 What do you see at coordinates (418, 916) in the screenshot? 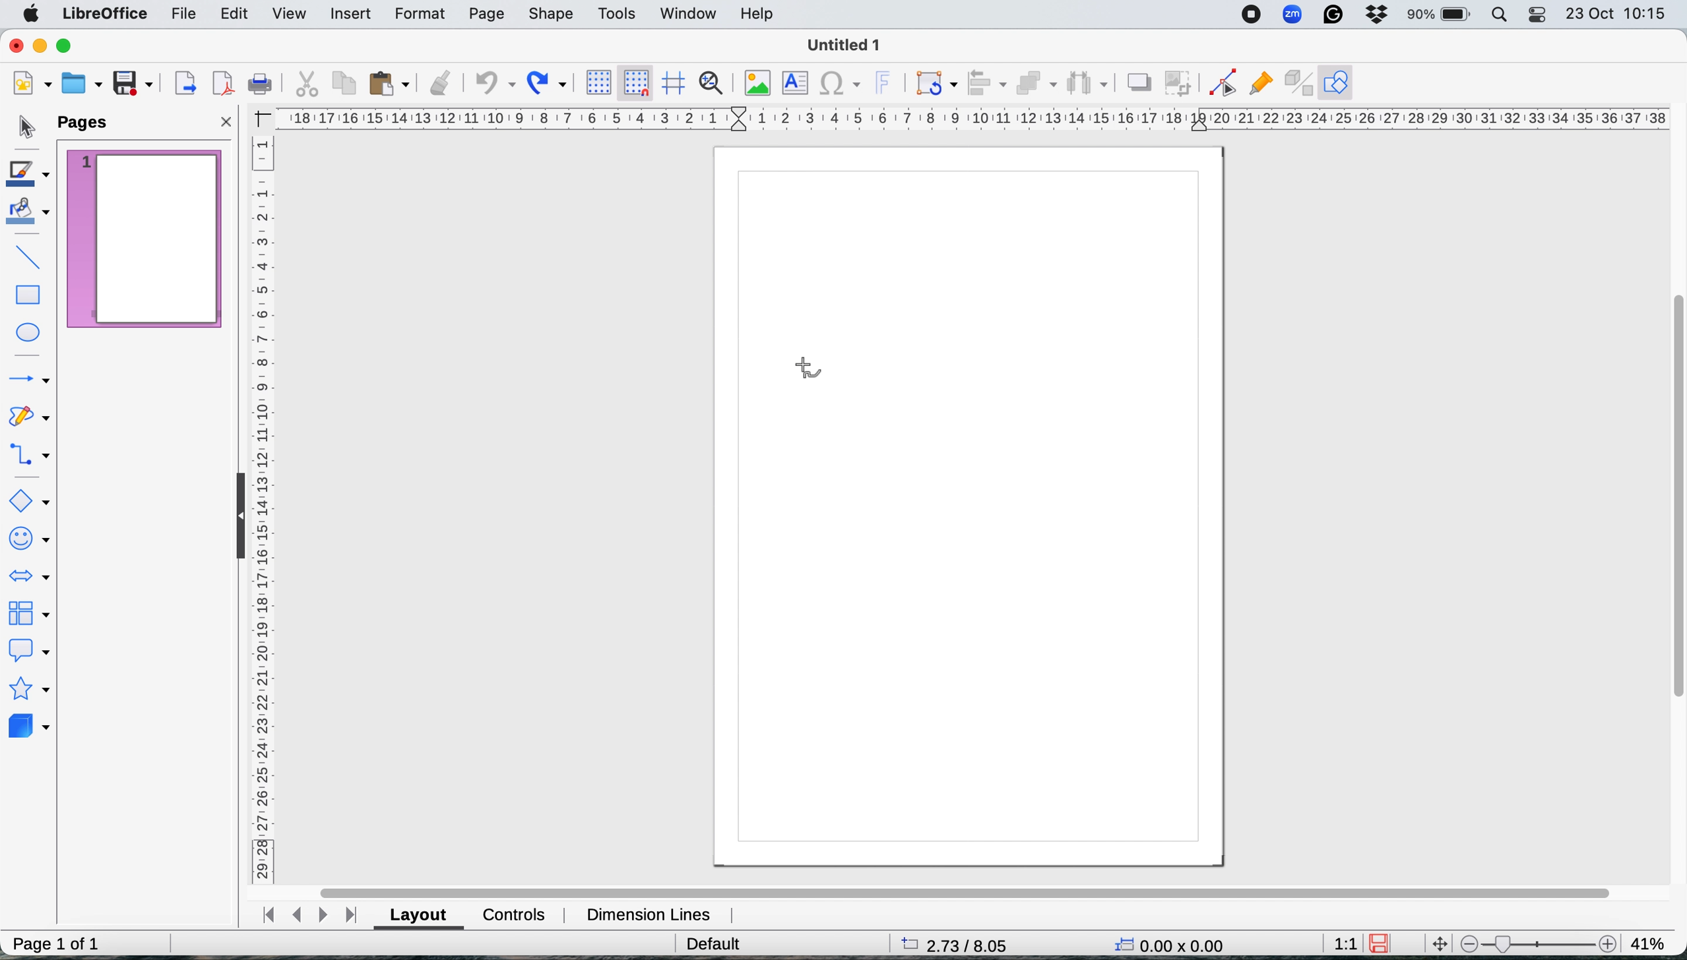
I see `layout` at bounding box center [418, 916].